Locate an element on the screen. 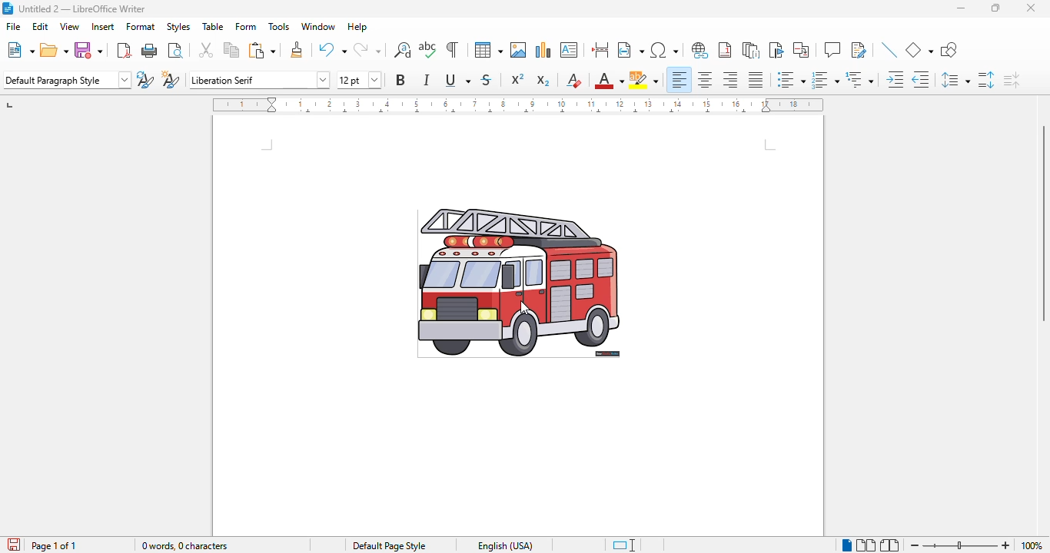  view is located at coordinates (69, 26).